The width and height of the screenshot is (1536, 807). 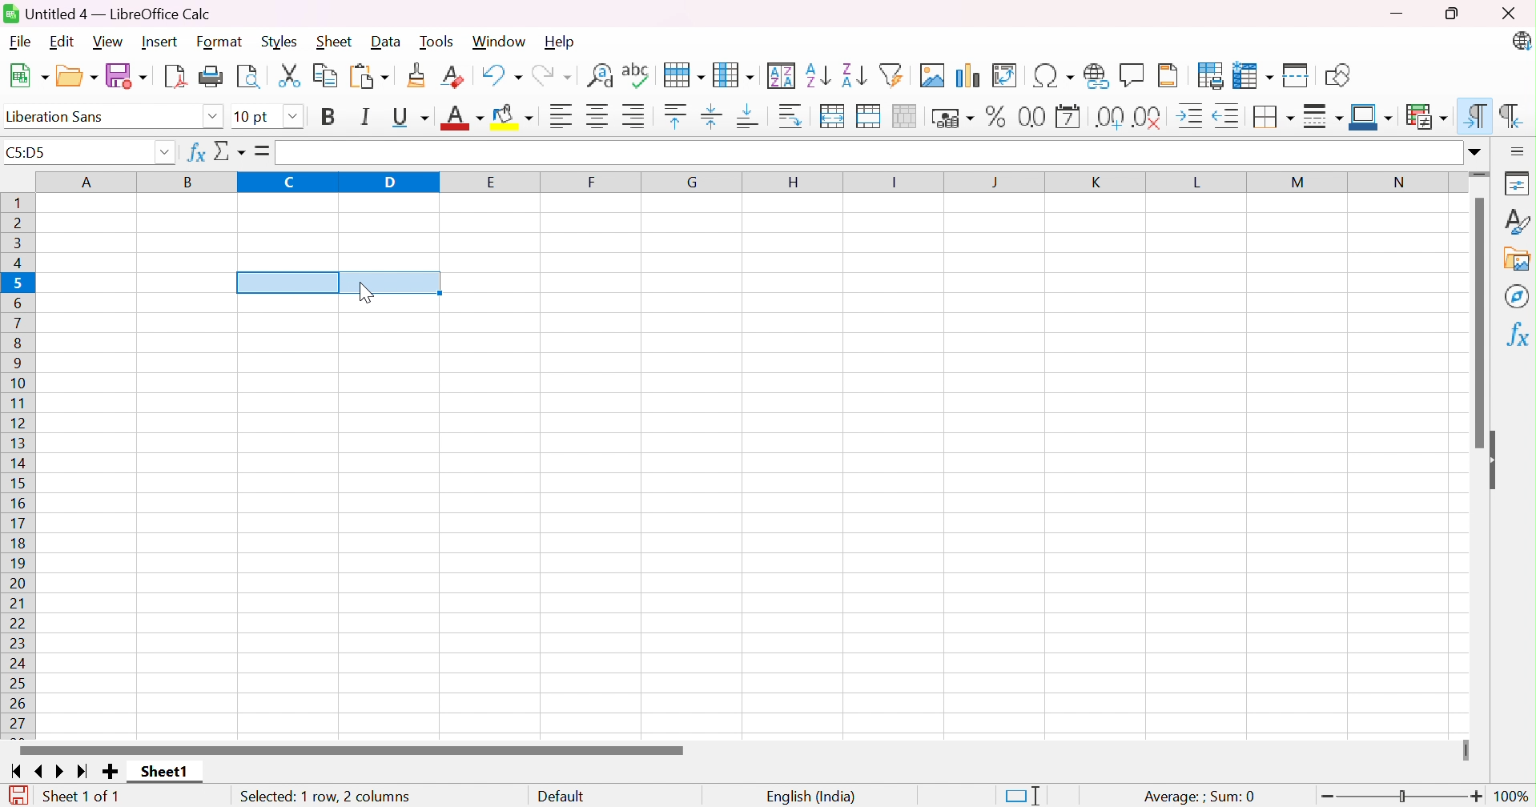 I want to click on Drop Down, so click(x=292, y=114).